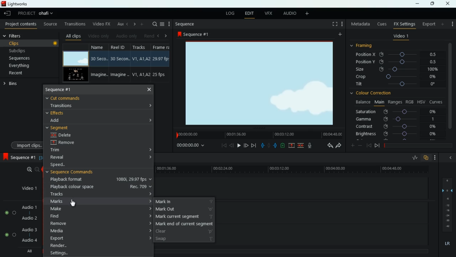  I want to click on video only, so click(98, 36).